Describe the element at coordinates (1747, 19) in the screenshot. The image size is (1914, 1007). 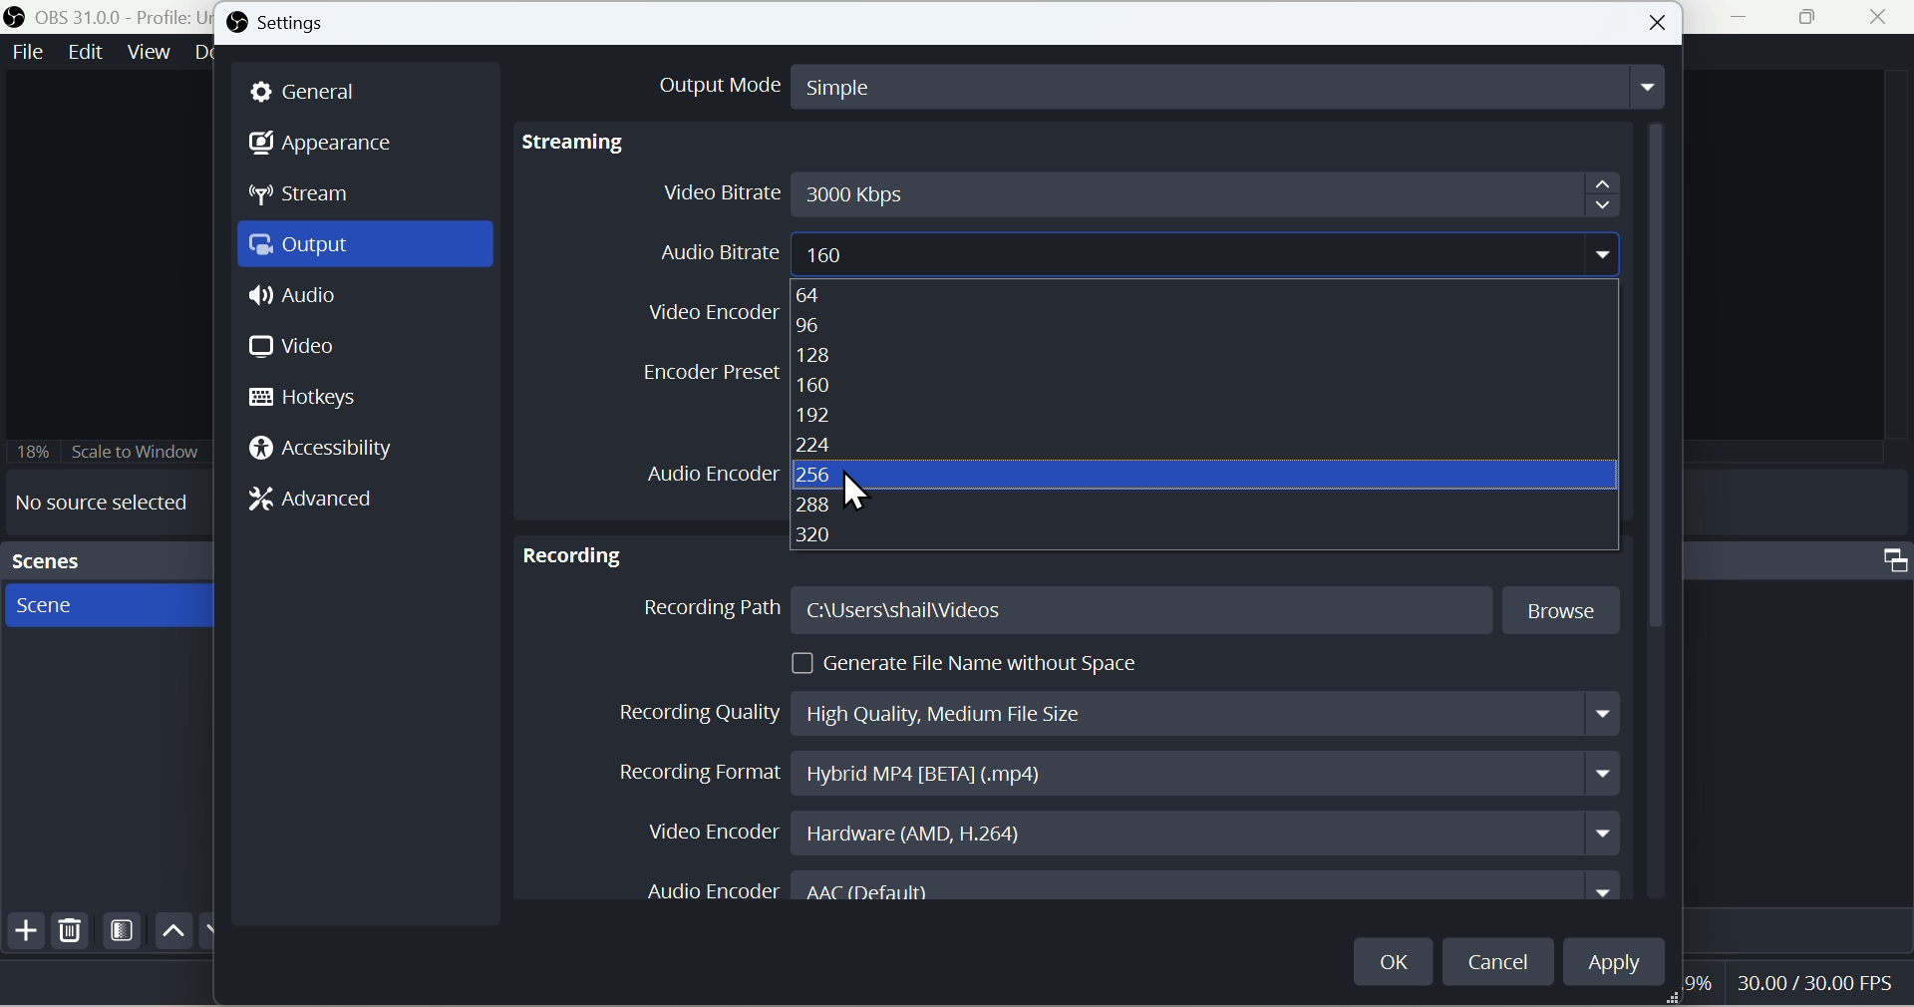
I see `minimise` at that location.